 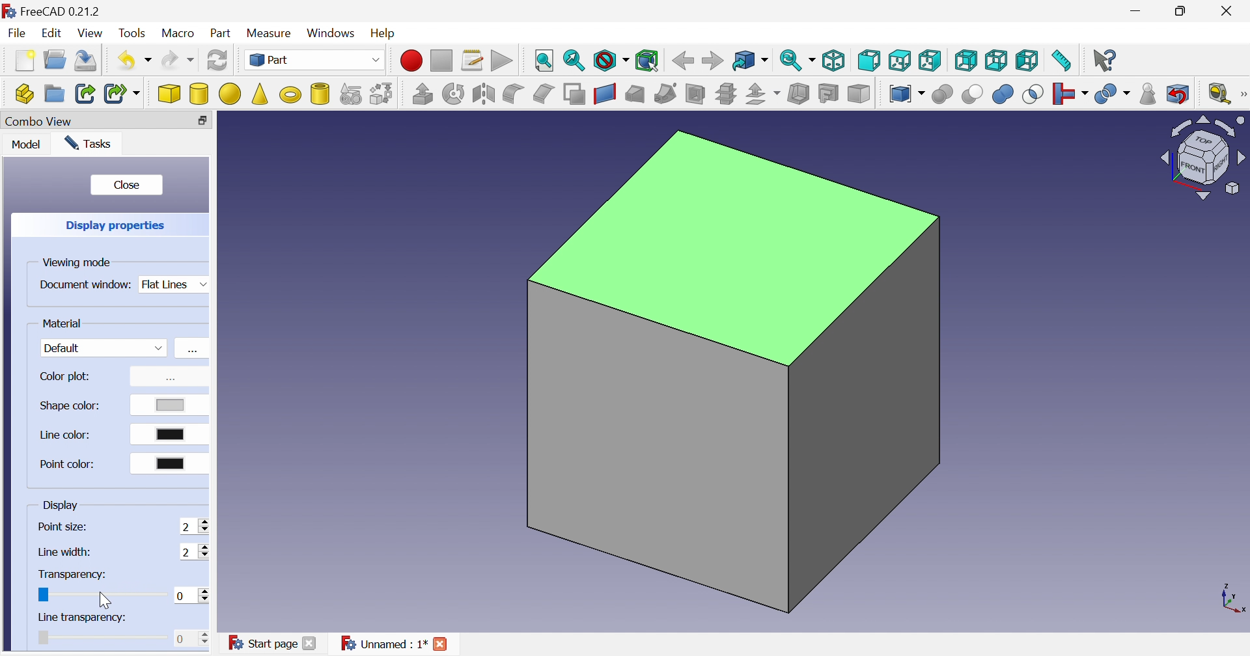 What do you see at coordinates (473, 61) in the screenshot?
I see `Macros` at bounding box center [473, 61].